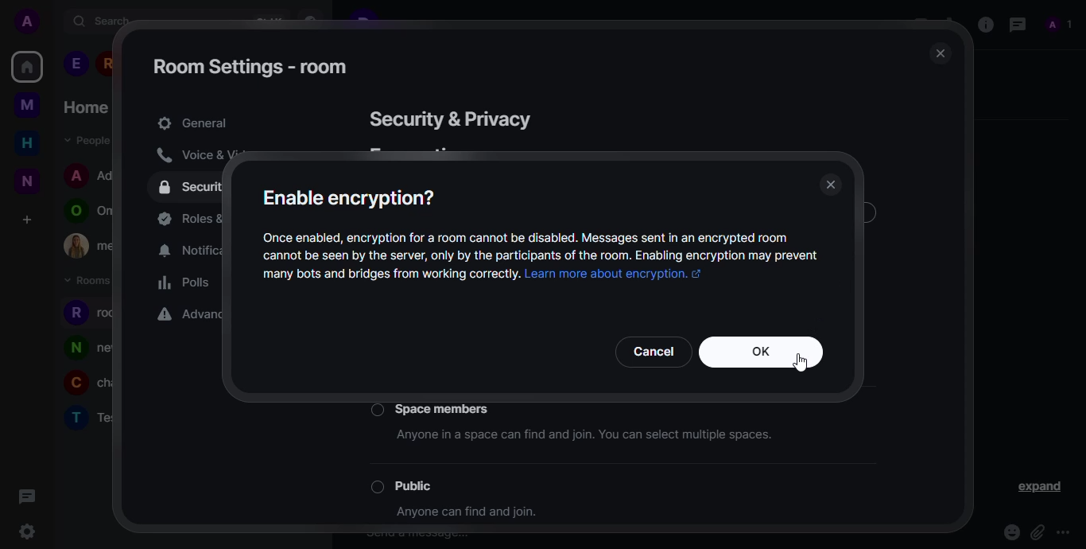  I want to click on enable encrytion?, so click(352, 197).